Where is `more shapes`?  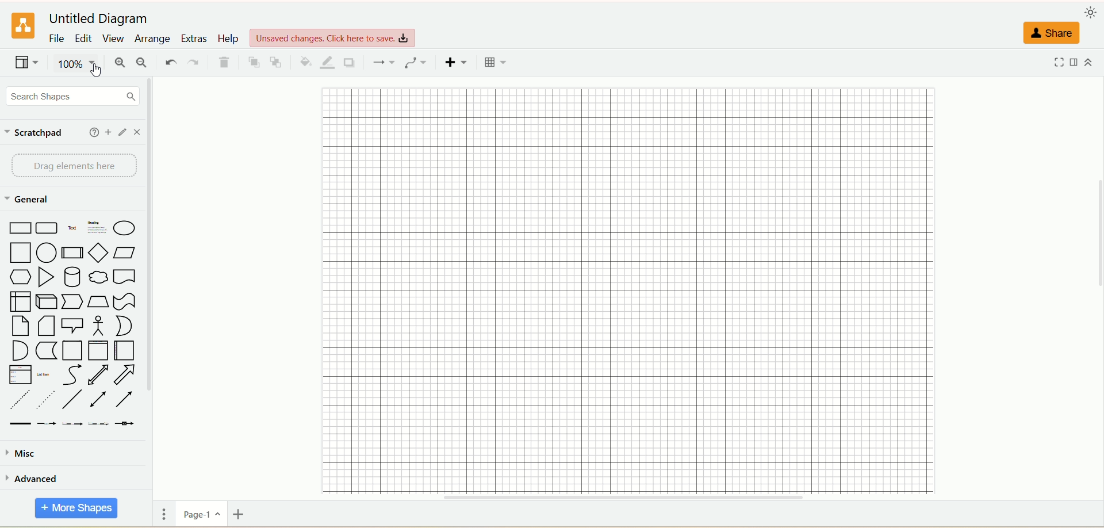 more shapes is located at coordinates (75, 508).